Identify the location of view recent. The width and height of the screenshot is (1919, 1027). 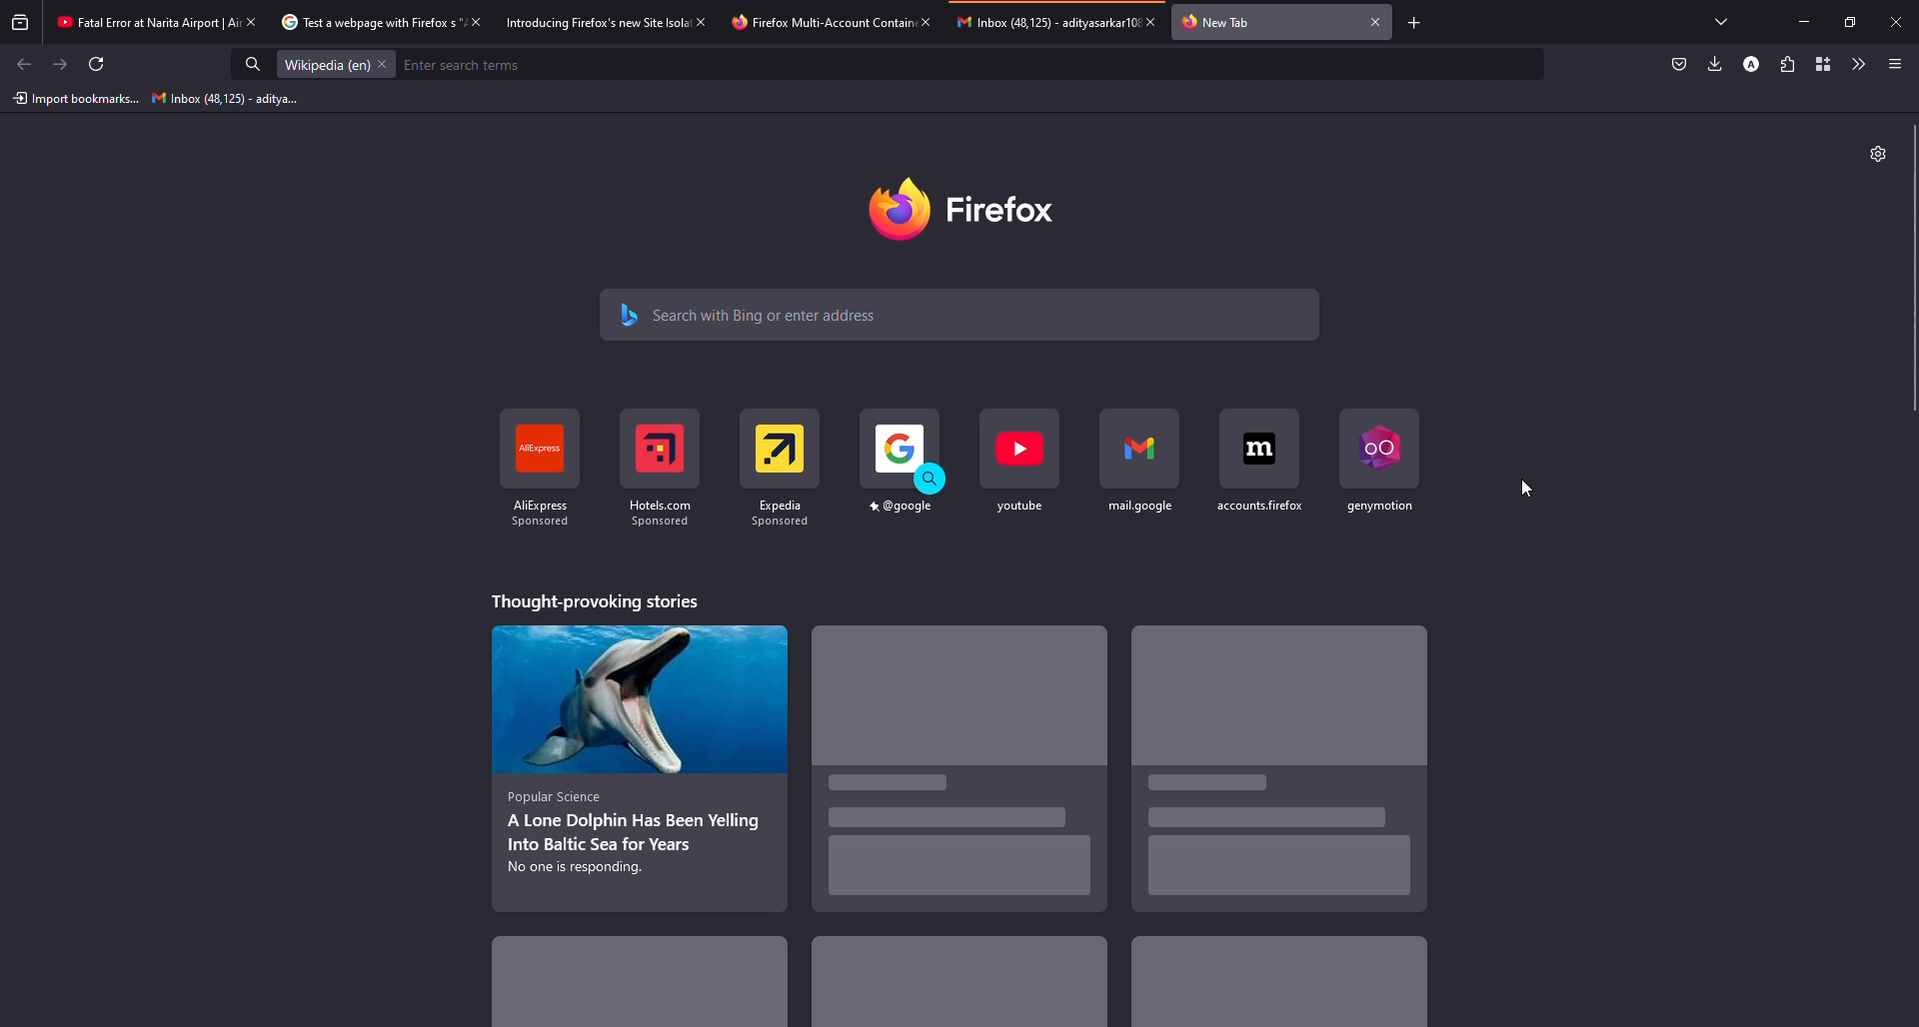
(20, 22).